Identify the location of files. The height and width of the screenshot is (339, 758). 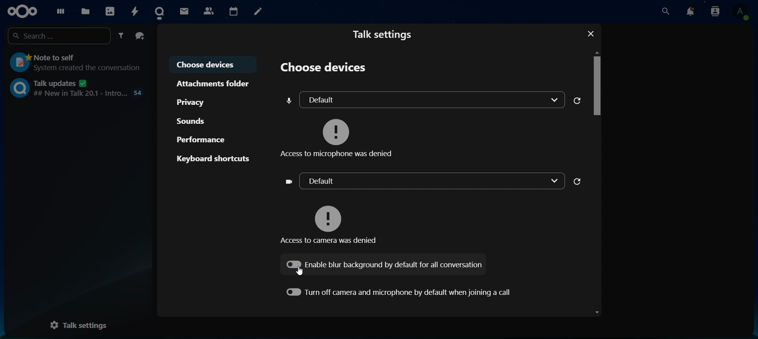
(85, 12).